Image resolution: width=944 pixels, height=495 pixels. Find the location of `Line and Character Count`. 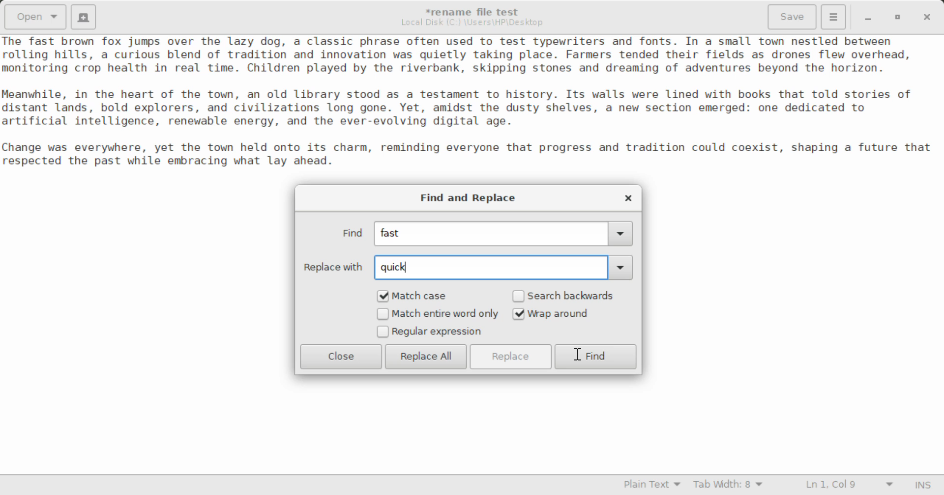

Line and Character Count is located at coordinates (847, 486).